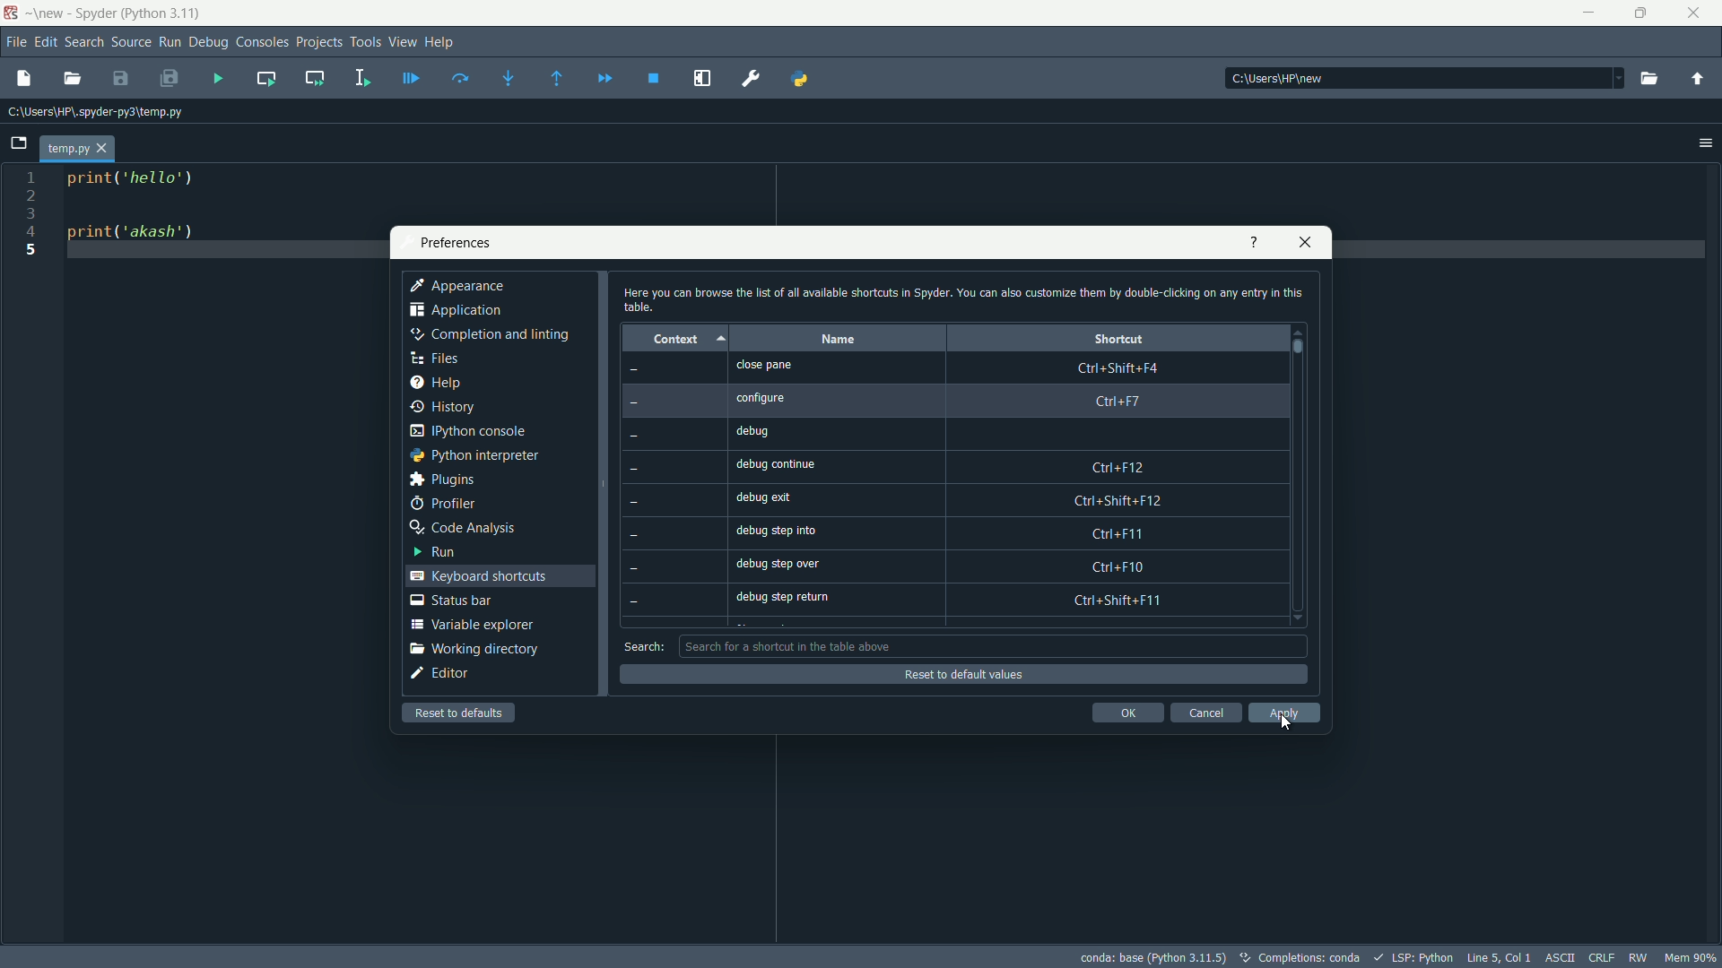 The width and height of the screenshot is (1722, 968). What do you see at coordinates (1499, 957) in the screenshot?
I see `cursor position` at bounding box center [1499, 957].